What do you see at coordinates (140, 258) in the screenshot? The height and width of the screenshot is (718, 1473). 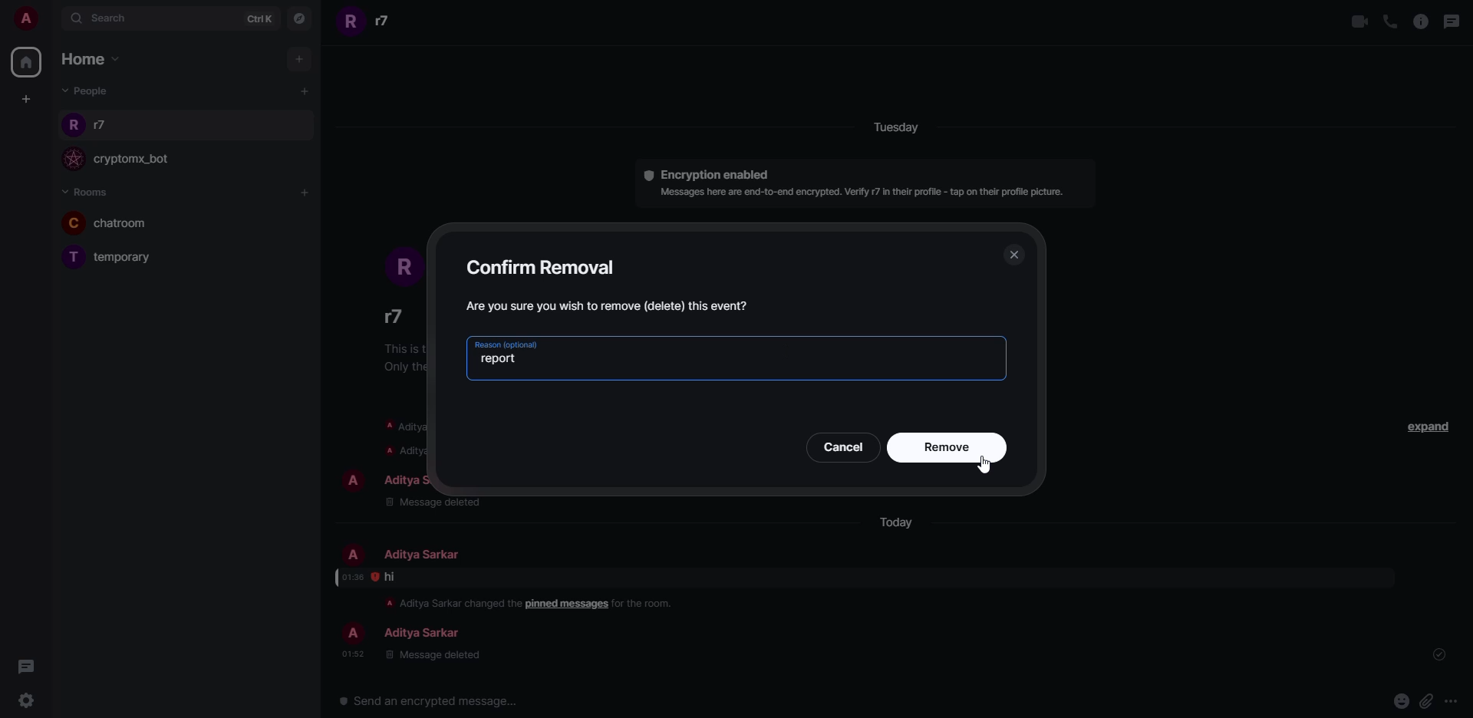 I see `room` at bounding box center [140, 258].